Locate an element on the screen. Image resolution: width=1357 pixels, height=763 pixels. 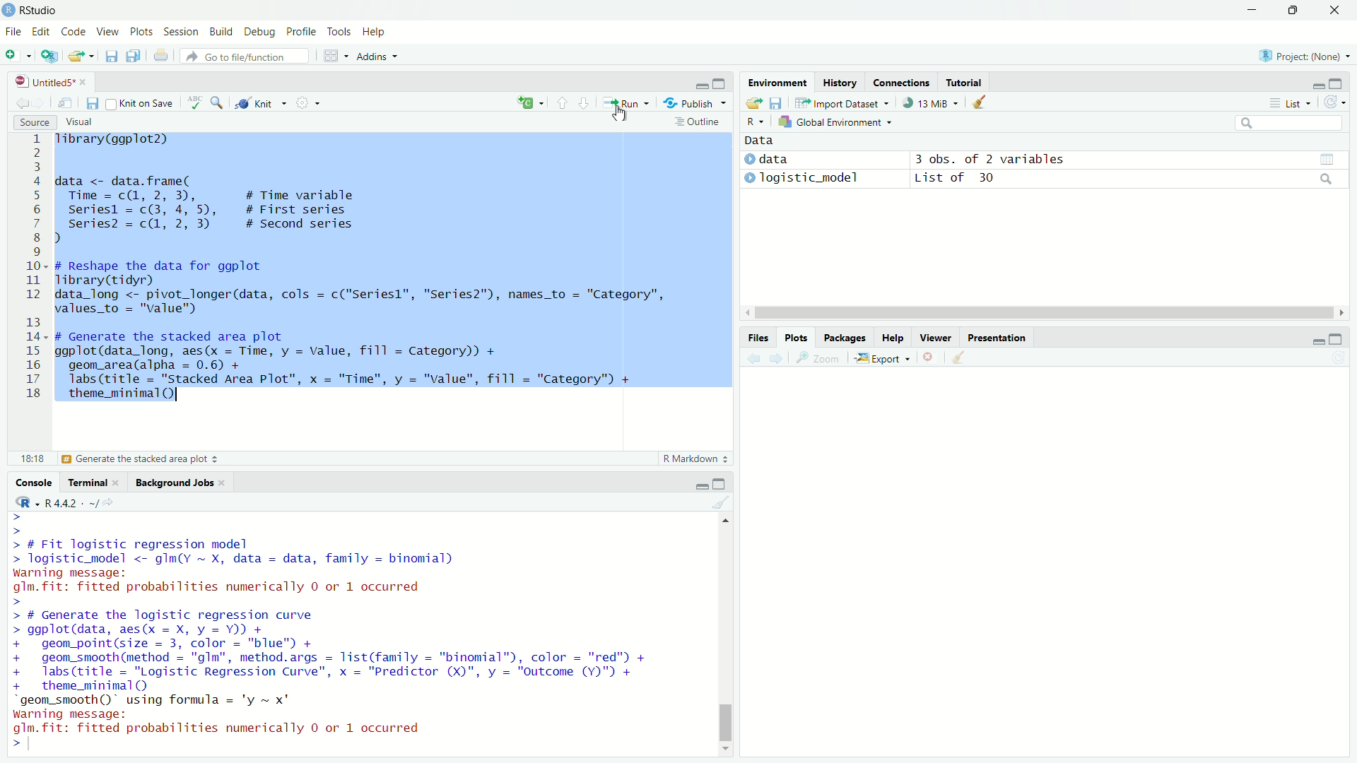
upward is located at coordinates (563, 107).